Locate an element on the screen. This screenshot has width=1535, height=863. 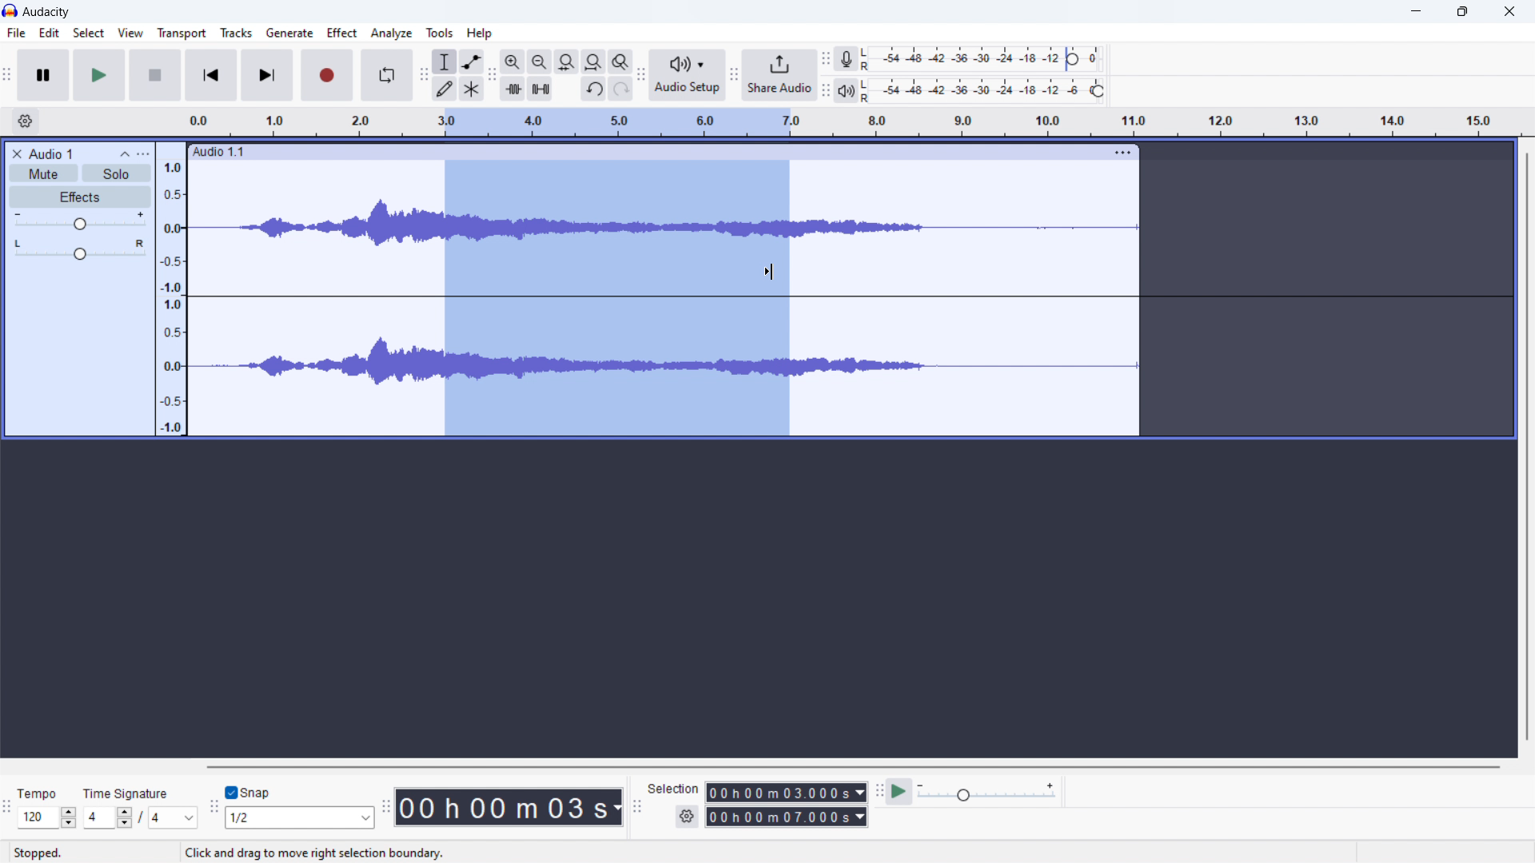
selected audio section of the track is located at coordinates (617, 304).